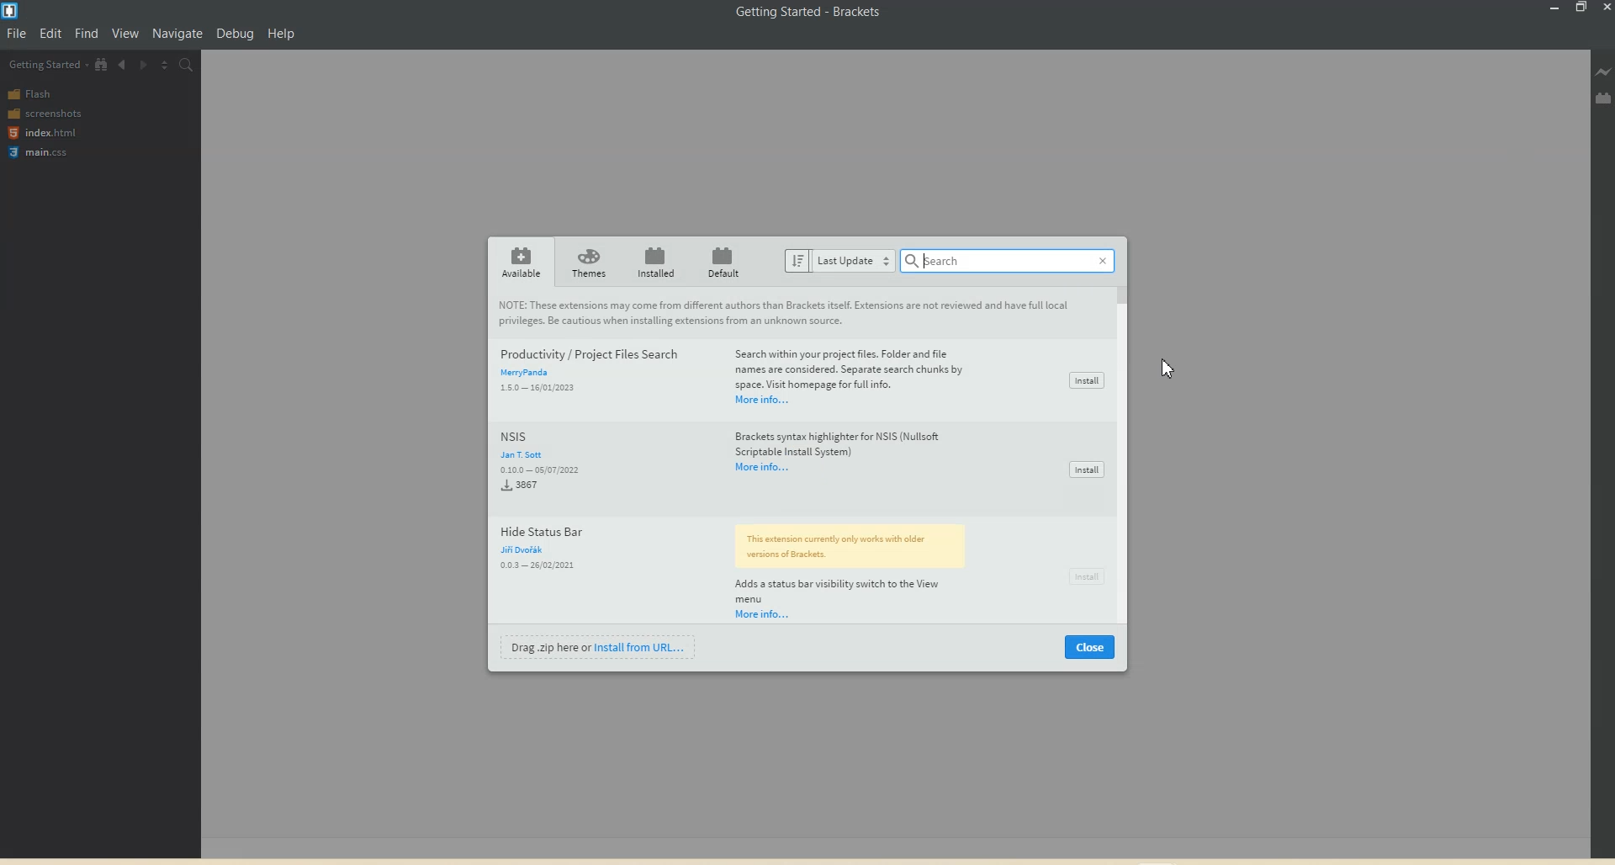  What do you see at coordinates (1170, 368) in the screenshot?
I see `Cursor` at bounding box center [1170, 368].